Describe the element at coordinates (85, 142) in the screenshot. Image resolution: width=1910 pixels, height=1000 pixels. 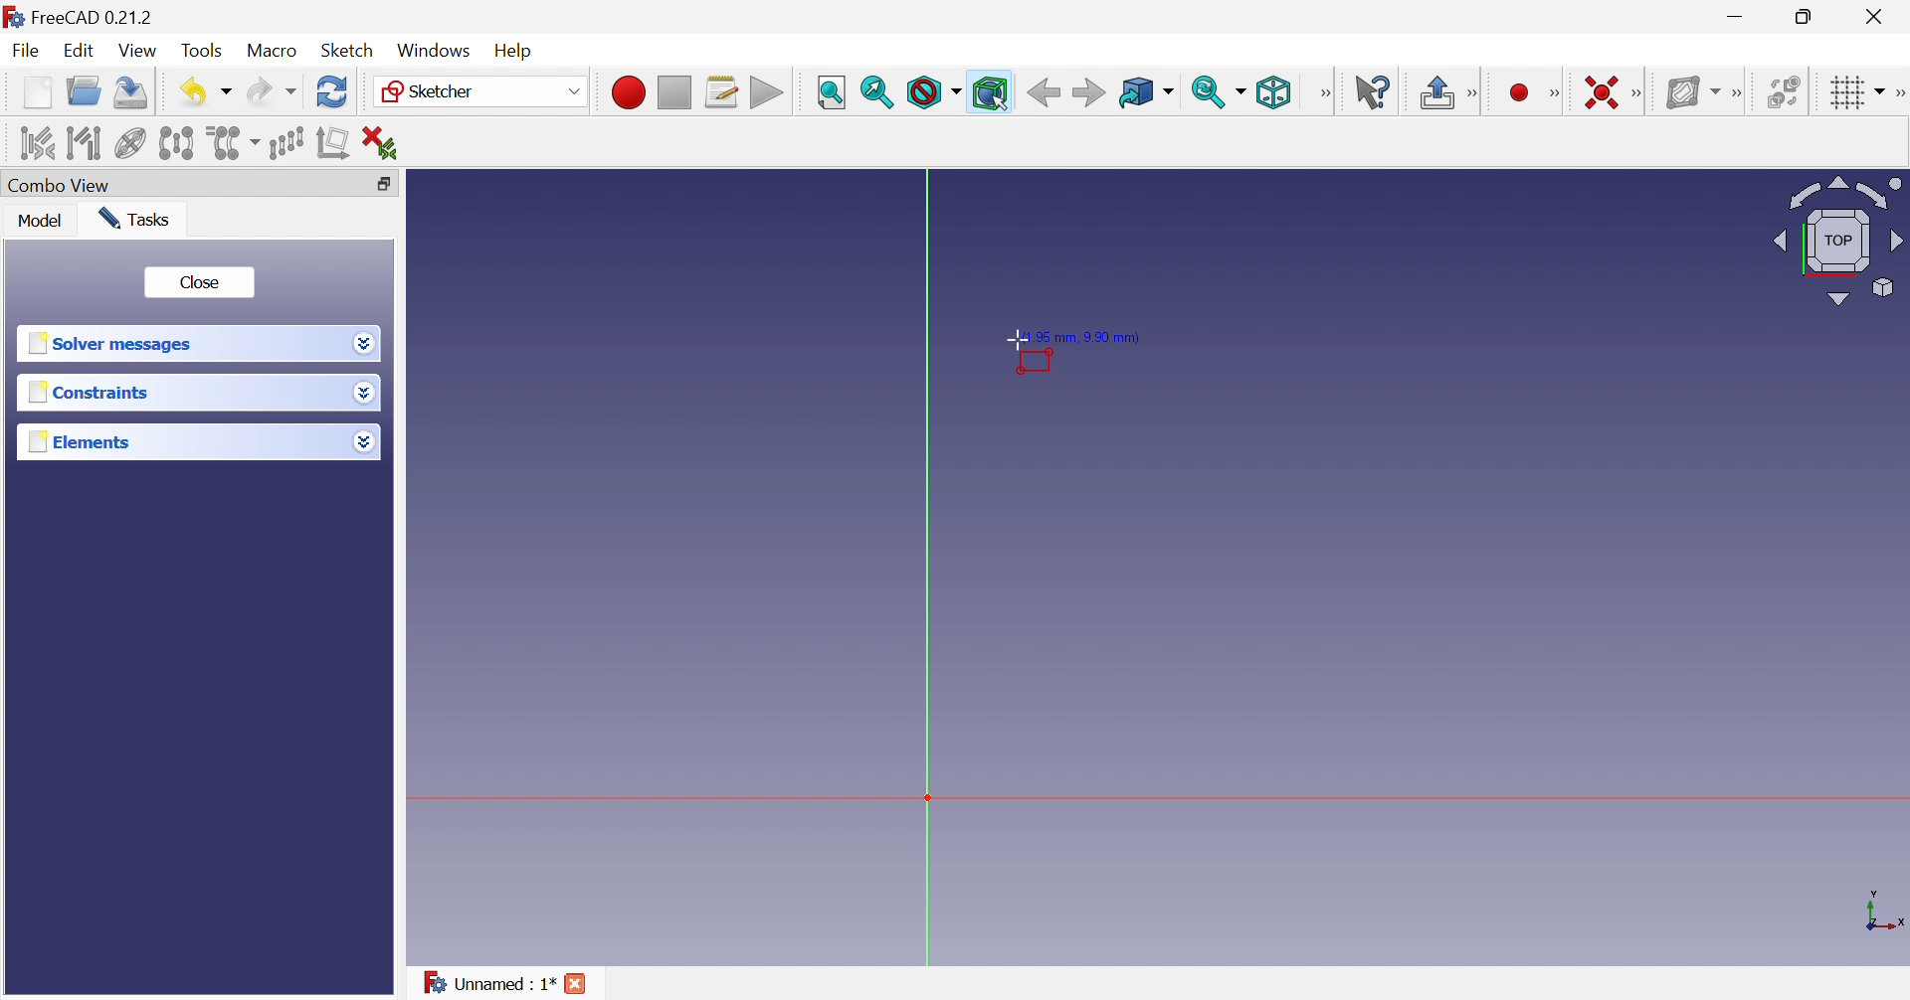
I see `Select associated geometry` at that location.